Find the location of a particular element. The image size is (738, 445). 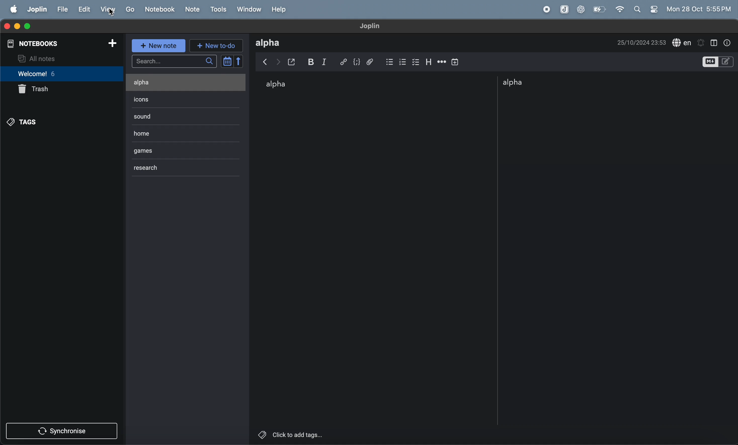

note title alpha is located at coordinates (272, 43).